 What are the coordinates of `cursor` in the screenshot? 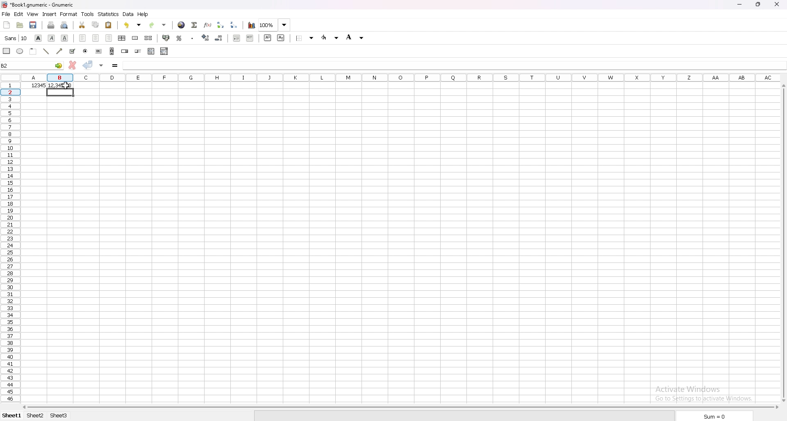 It's located at (64, 86).